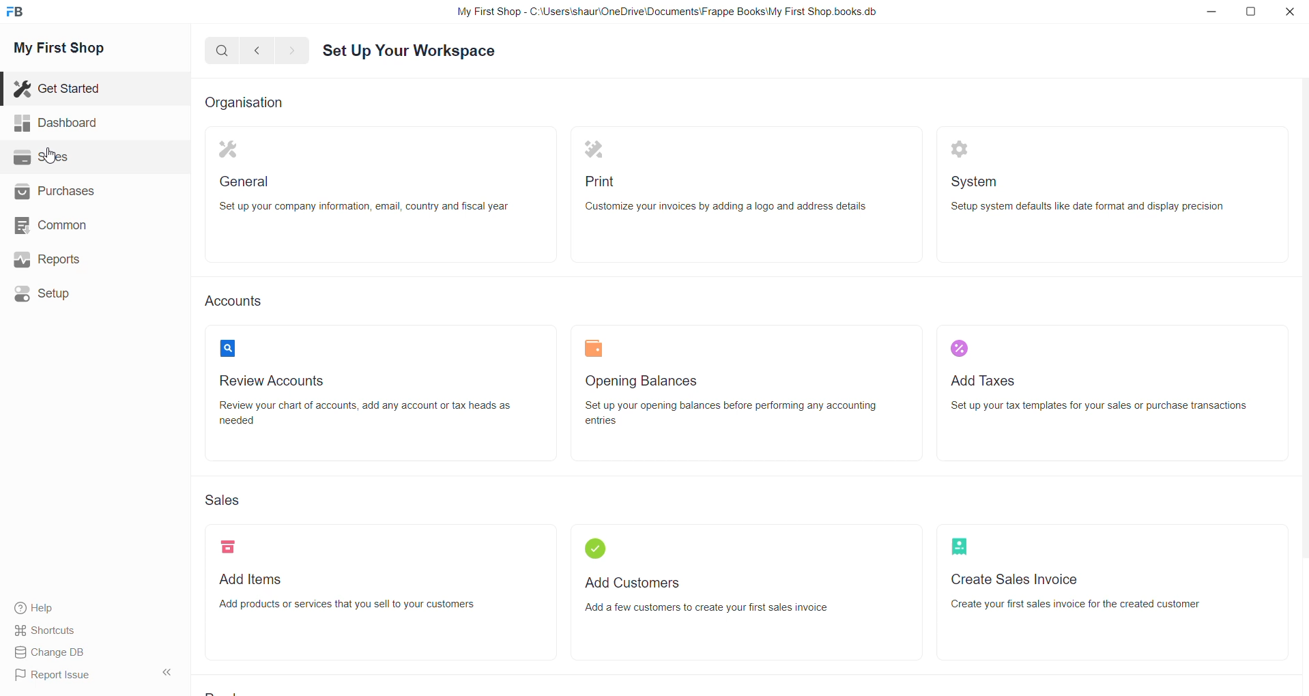  I want to click on Report Issue, so click(53, 674).